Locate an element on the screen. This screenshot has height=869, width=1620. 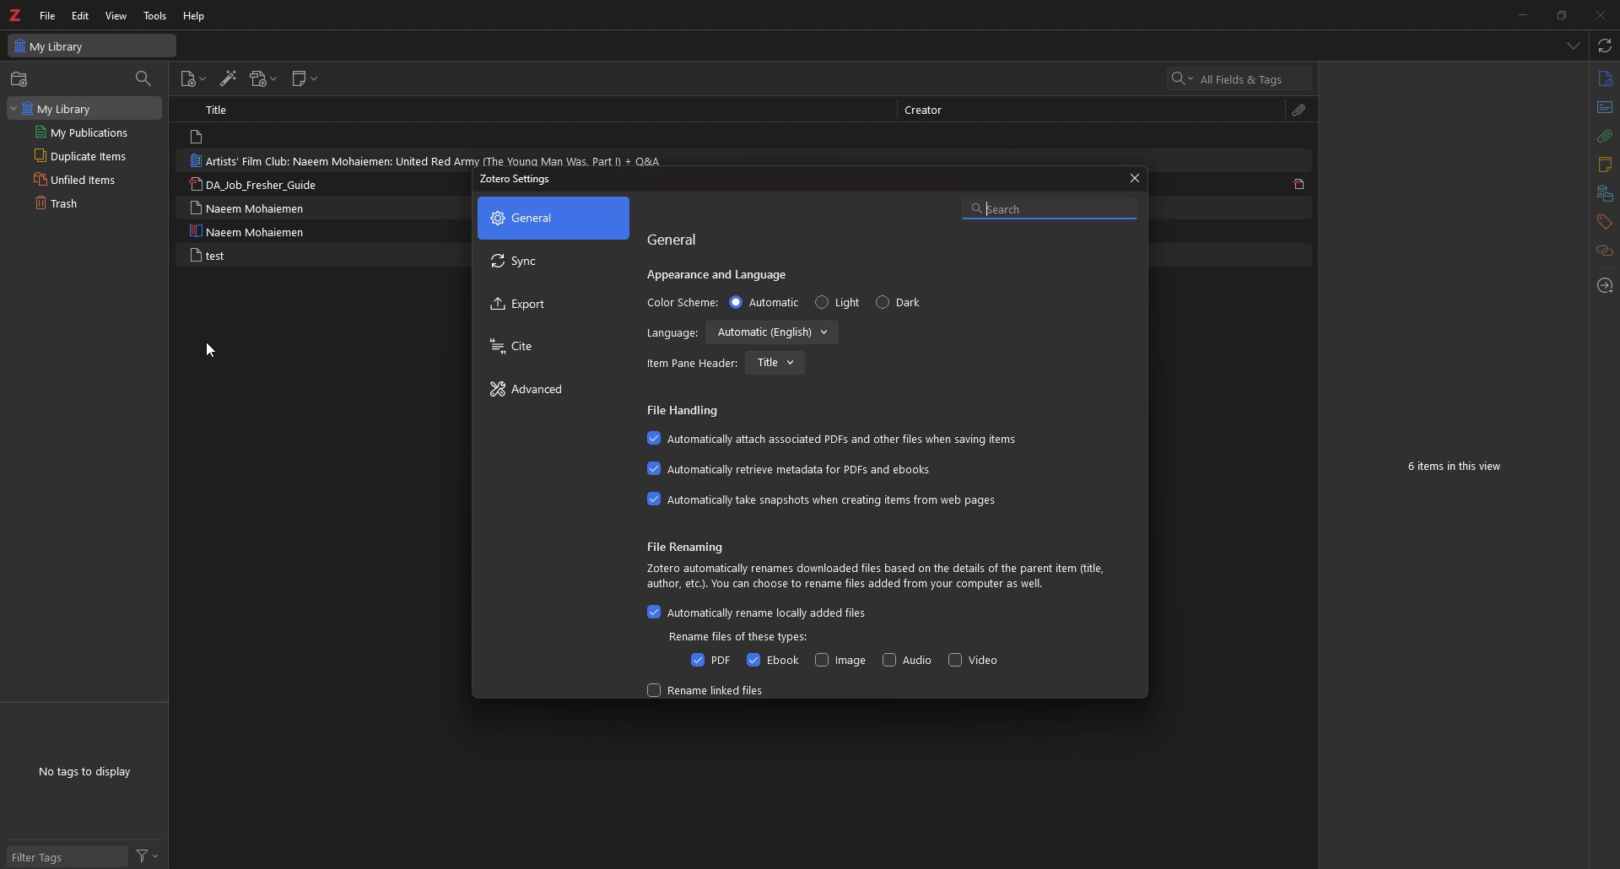
edit is located at coordinates (83, 16).